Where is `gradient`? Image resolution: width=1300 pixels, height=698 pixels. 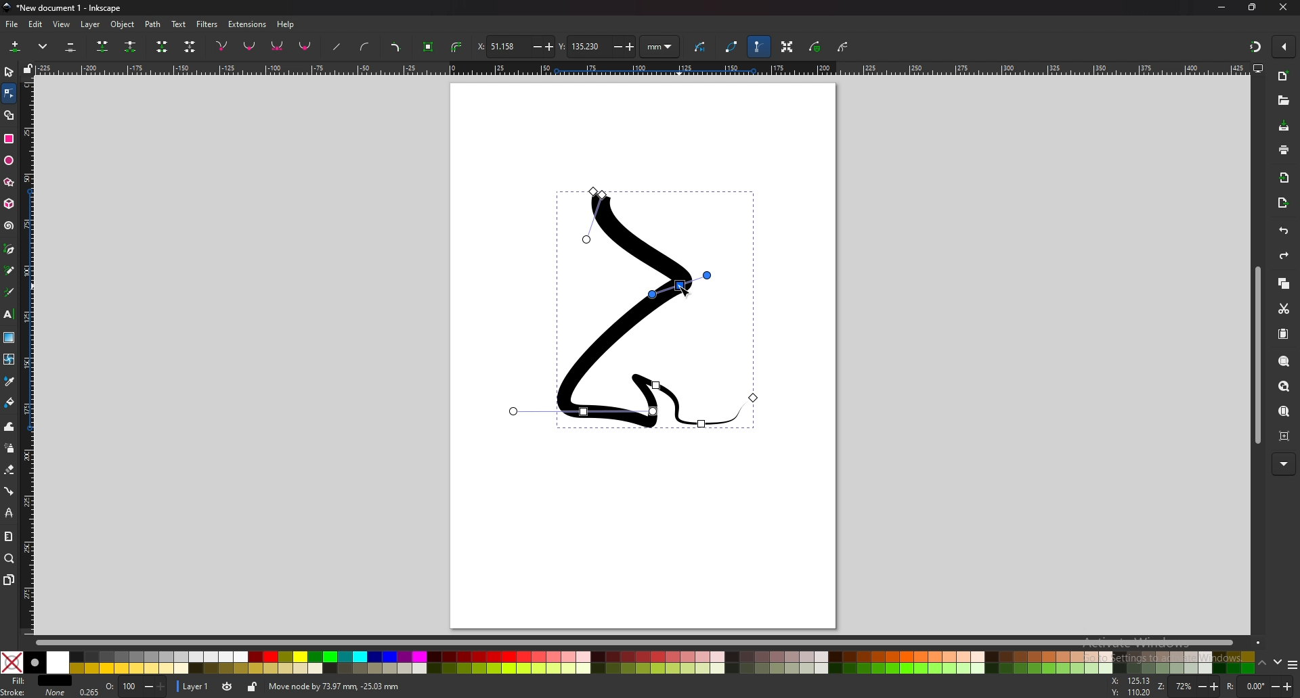
gradient is located at coordinates (9, 338).